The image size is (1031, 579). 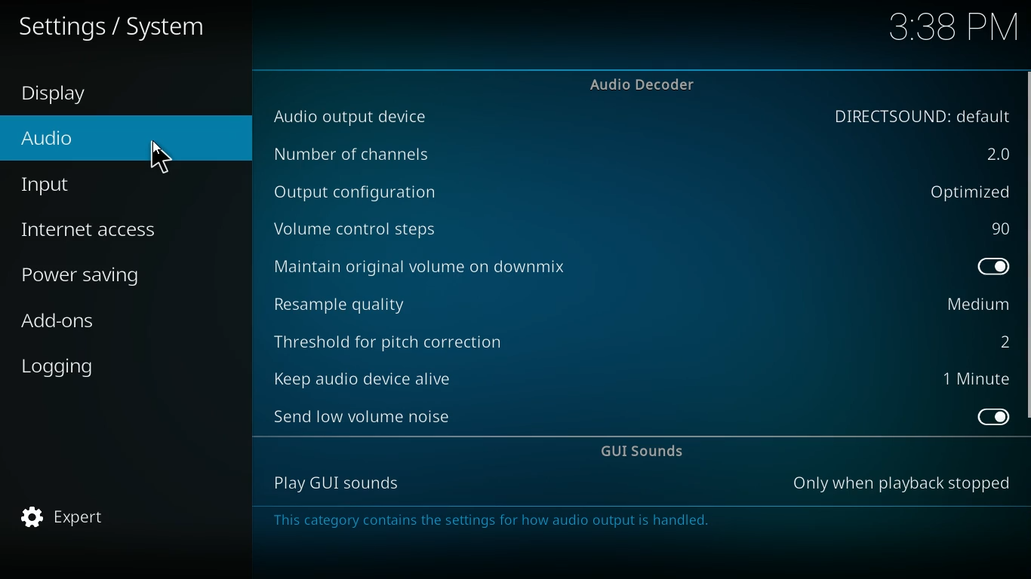 What do you see at coordinates (72, 96) in the screenshot?
I see `display` at bounding box center [72, 96].